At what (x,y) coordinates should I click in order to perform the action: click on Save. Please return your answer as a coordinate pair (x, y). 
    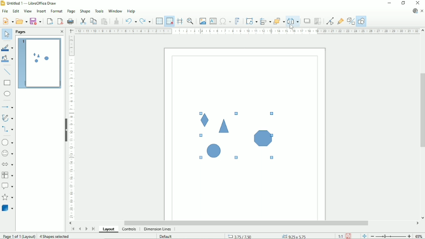
    Looking at the image, I should click on (36, 21).